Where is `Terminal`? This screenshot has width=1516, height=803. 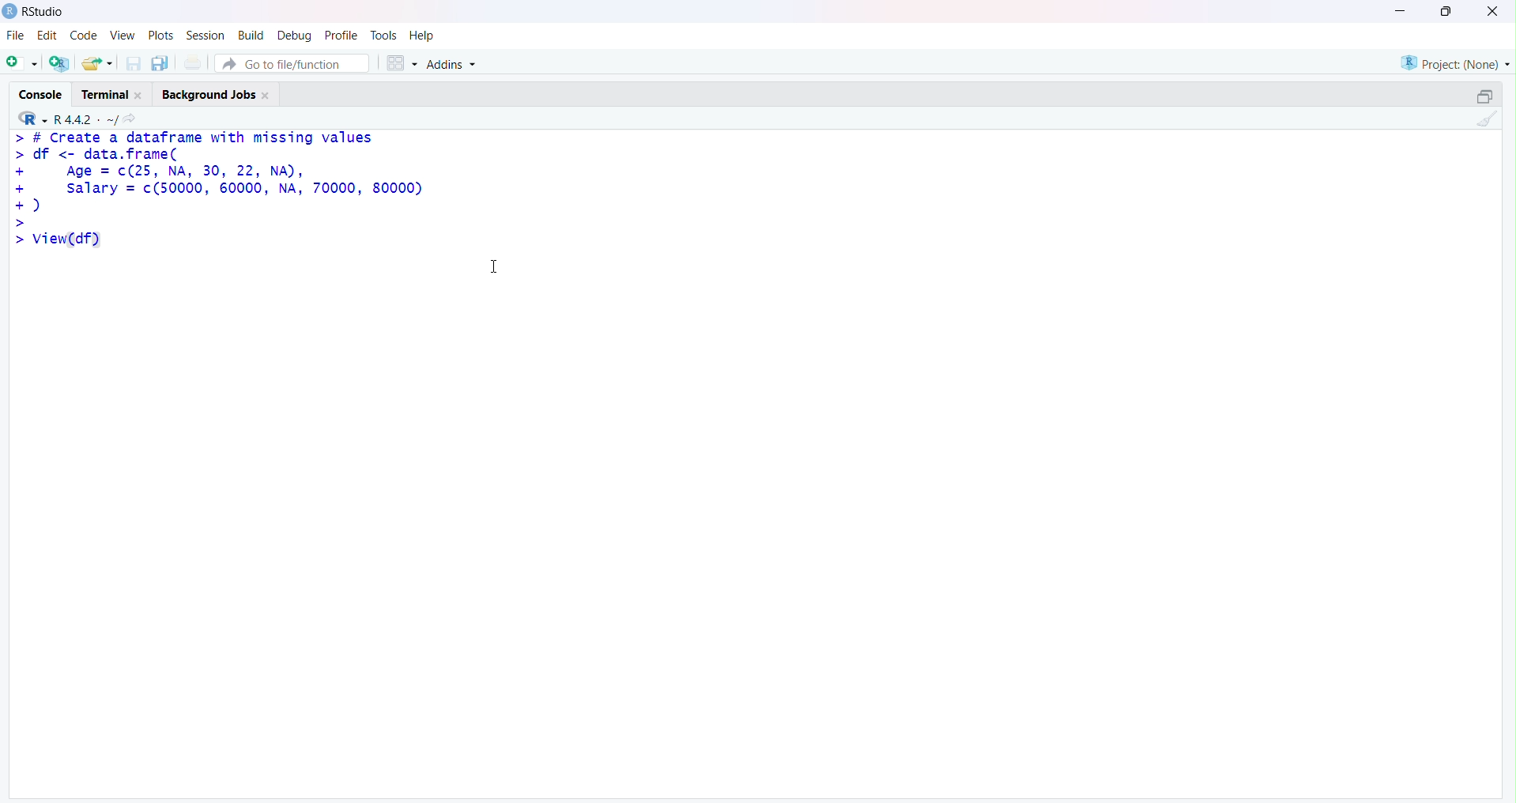
Terminal is located at coordinates (110, 92).